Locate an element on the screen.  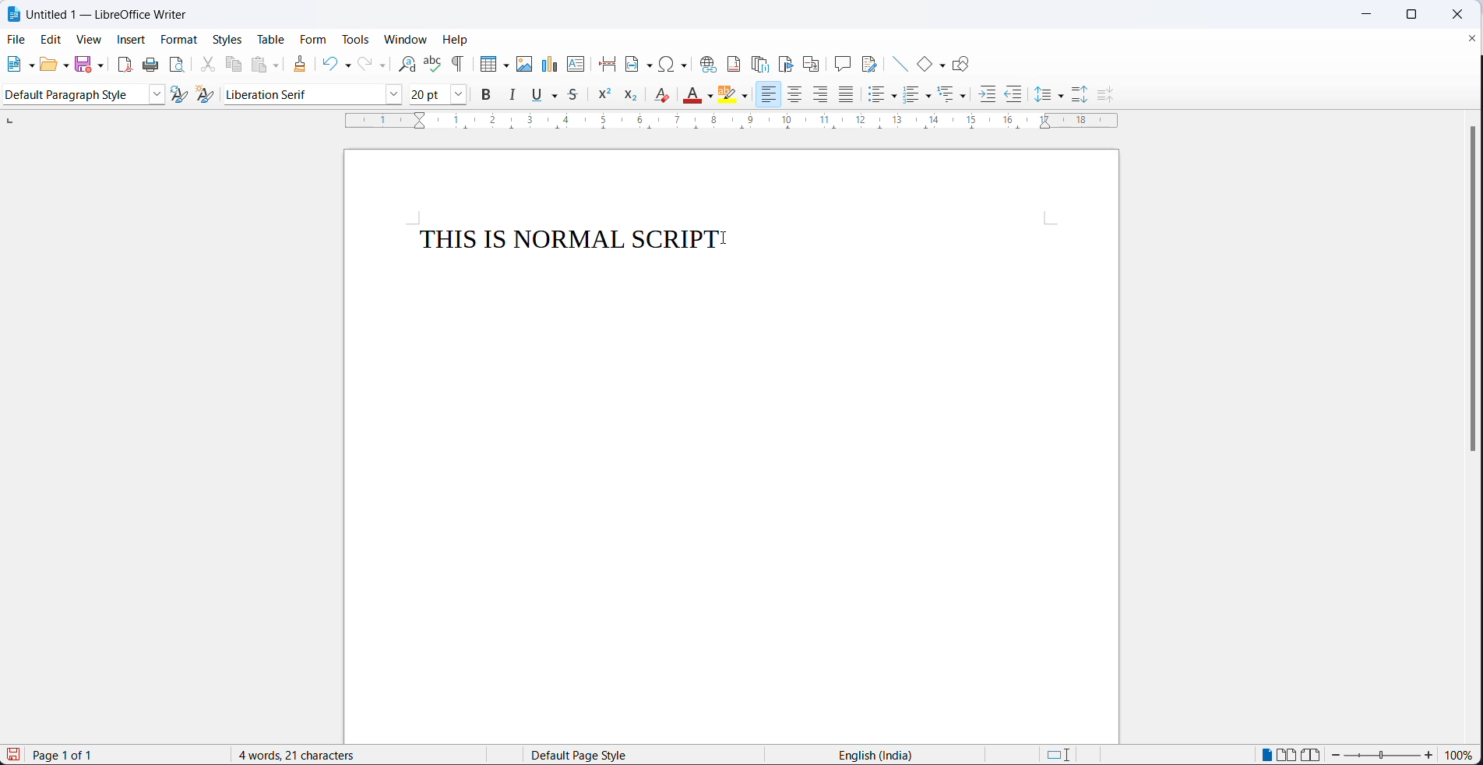
open options is located at coordinates (65, 64).